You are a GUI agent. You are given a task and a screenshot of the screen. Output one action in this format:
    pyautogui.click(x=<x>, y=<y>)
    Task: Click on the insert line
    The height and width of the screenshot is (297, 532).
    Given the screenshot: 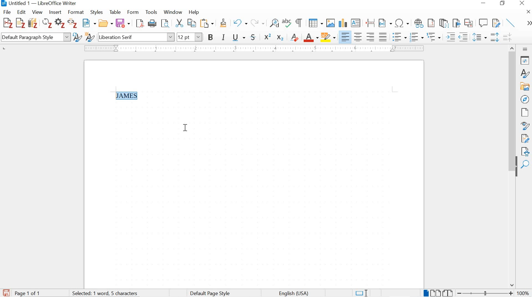 What is the action you would take?
    pyautogui.click(x=511, y=23)
    